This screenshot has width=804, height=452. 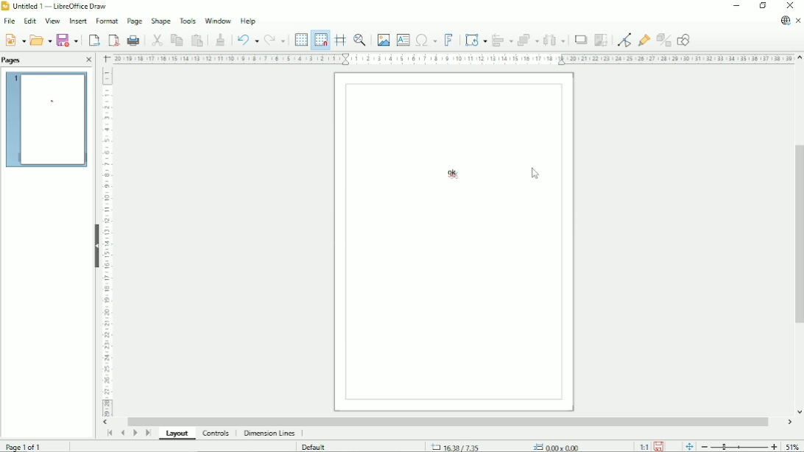 What do you see at coordinates (112, 40) in the screenshot?
I see `Export directly as PDF` at bounding box center [112, 40].